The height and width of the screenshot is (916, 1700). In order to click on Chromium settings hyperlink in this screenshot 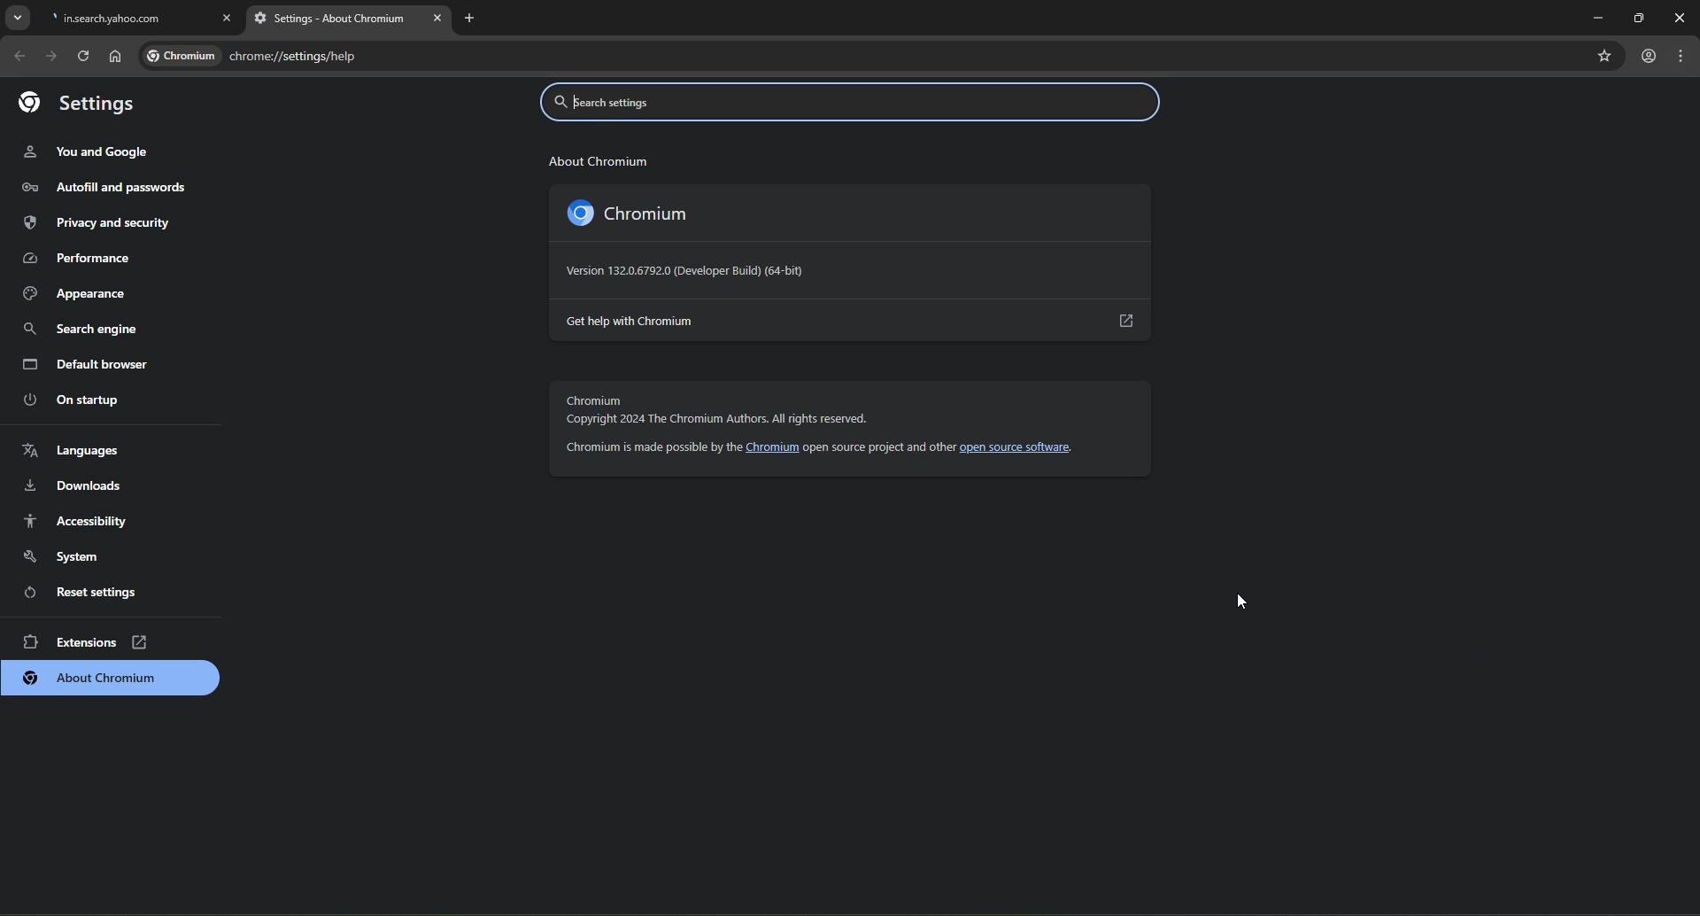, I will do `click(251, 56)`.